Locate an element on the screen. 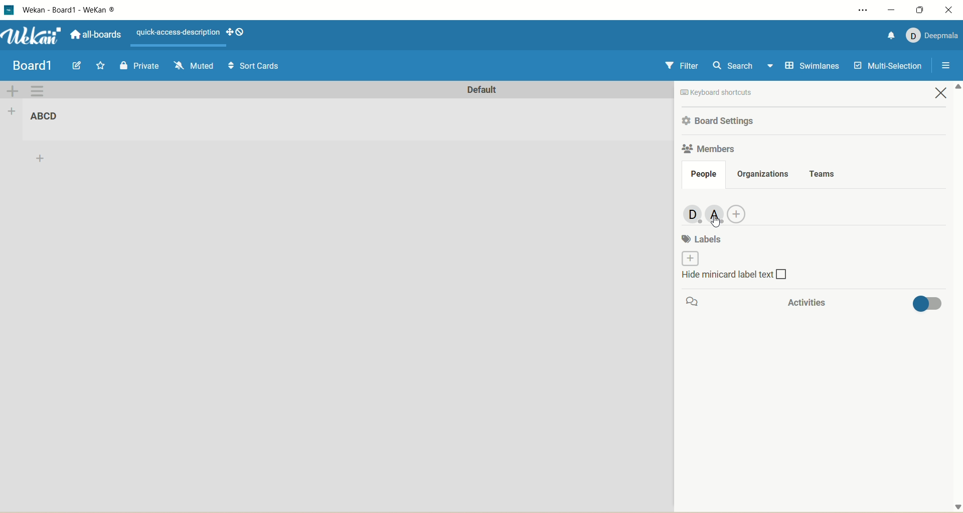 This screenshot has height=513, width=963. wekan is located at coordinates (33, 35).